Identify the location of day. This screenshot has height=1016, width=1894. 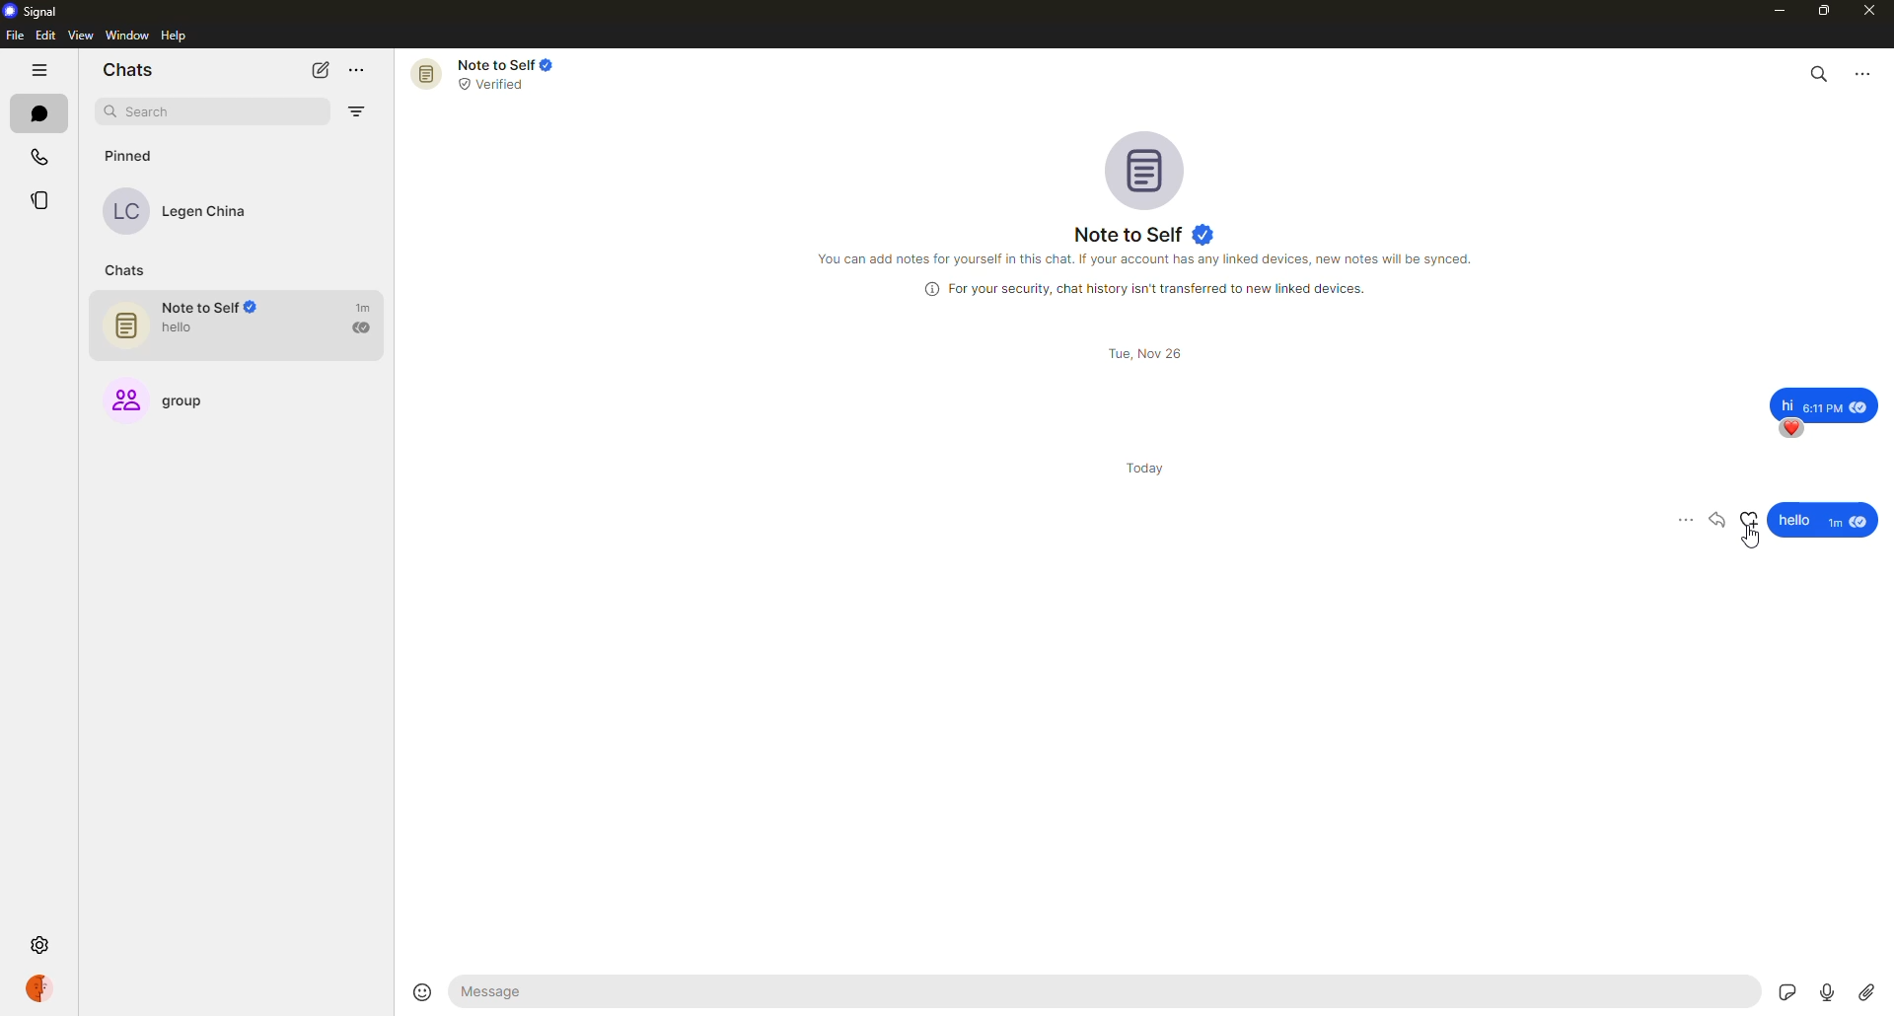
(1150, 456).